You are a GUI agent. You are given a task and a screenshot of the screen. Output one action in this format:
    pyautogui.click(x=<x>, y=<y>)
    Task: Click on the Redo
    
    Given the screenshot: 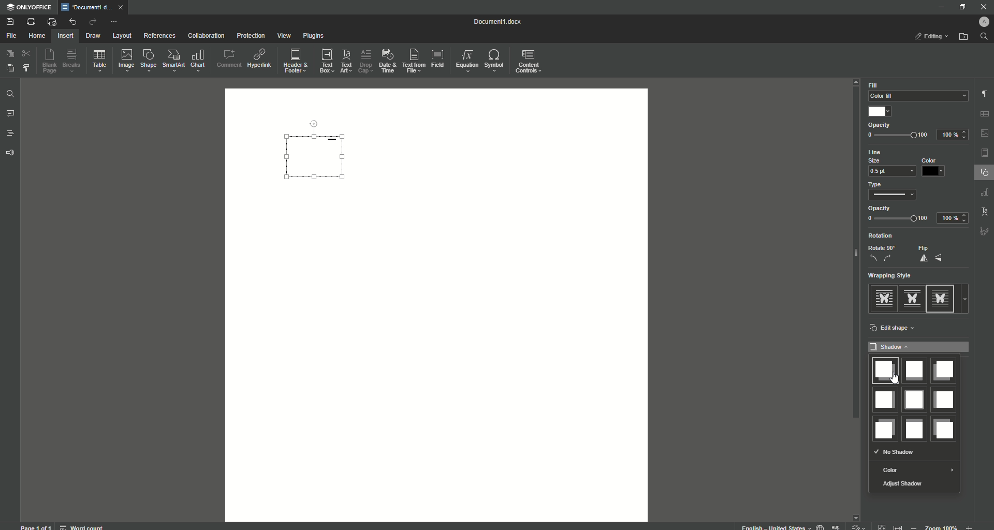 What is the action you would take?
    pyautogui.click(x=92, y=23)
    